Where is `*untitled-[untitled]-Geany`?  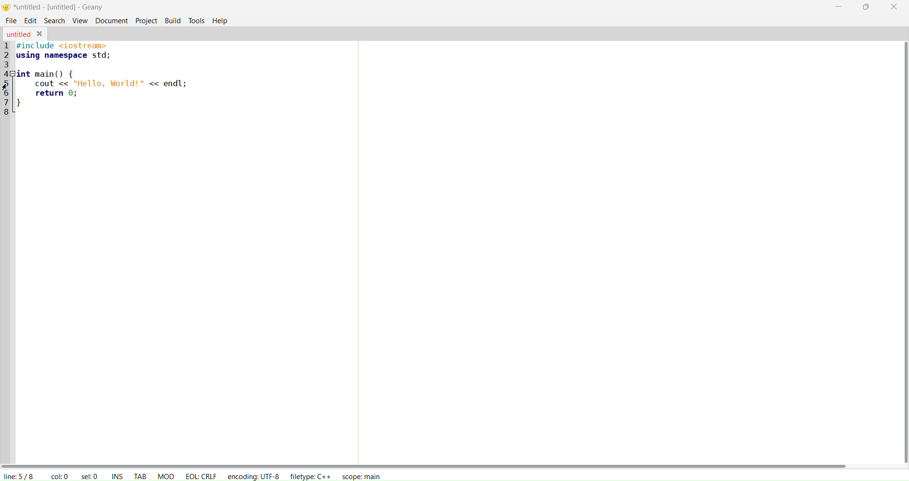 *untitled-[untitled]-Geany is located at coordinates (59, 7).